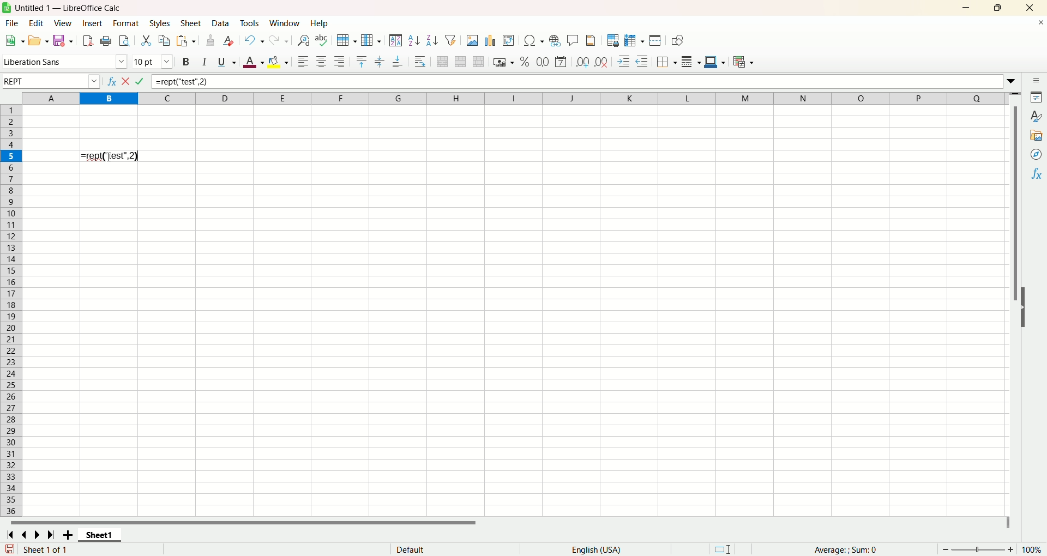  What do you see at coordinates (612, 40) in the screenshot?
I see `define print area` at bounding box center [612, 40].